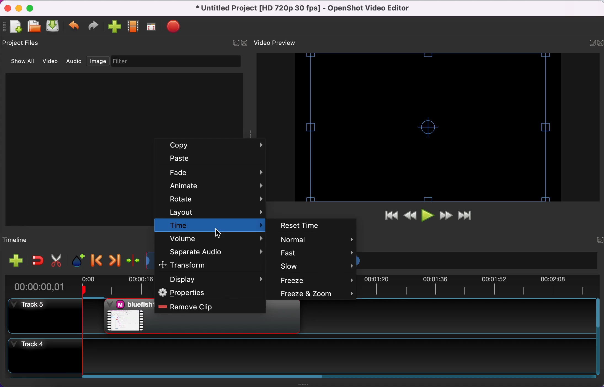 Image resolution: width=604 pixels, height=387 pixels. What do you see at coordinates (317, 280) in the screenshot?
I see `freeze` at bounding box center [317, 280].